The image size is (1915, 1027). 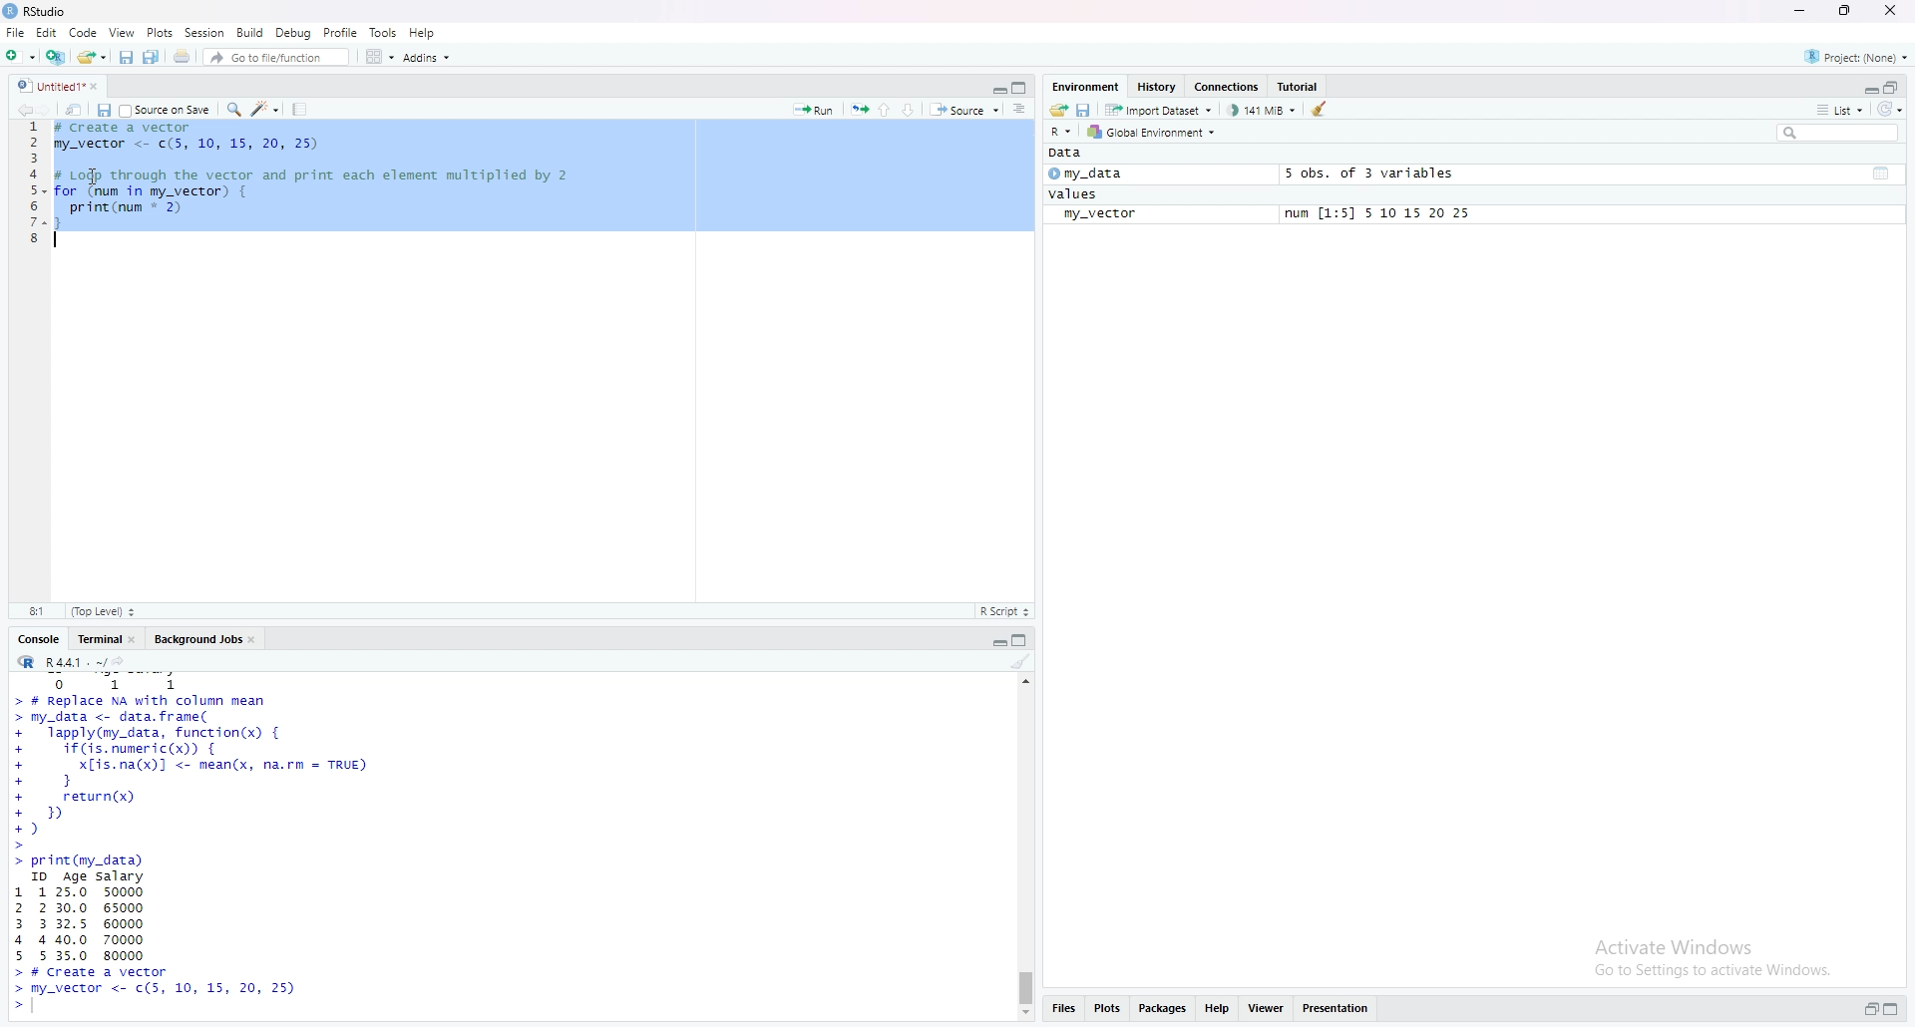 What do you see at coordinates (1798, 11) in the screenshot?
I see `minimize` at bounding box center [1798, 11].